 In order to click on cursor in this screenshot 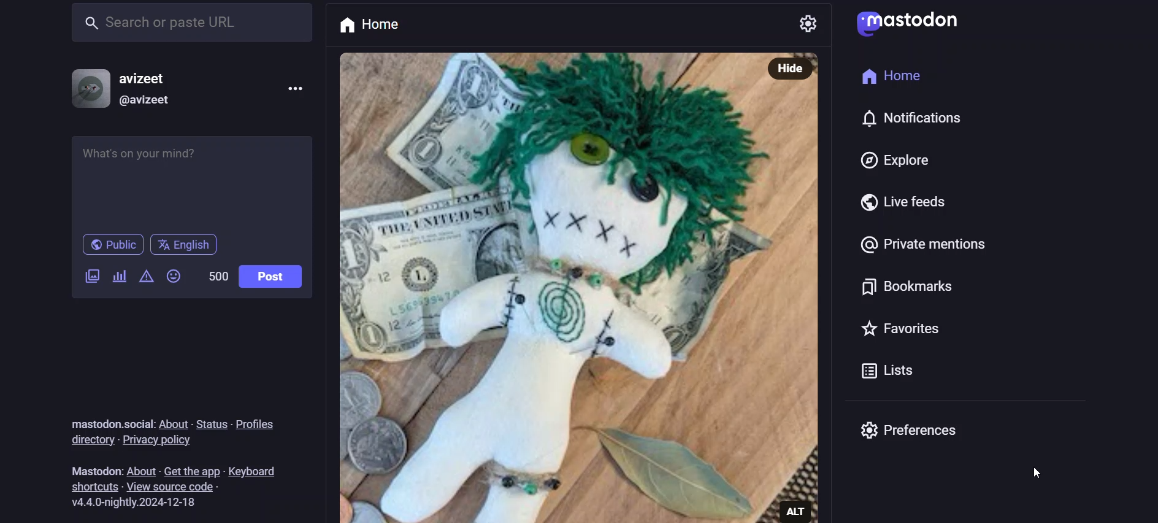, I will do `click(1037, 473)`.